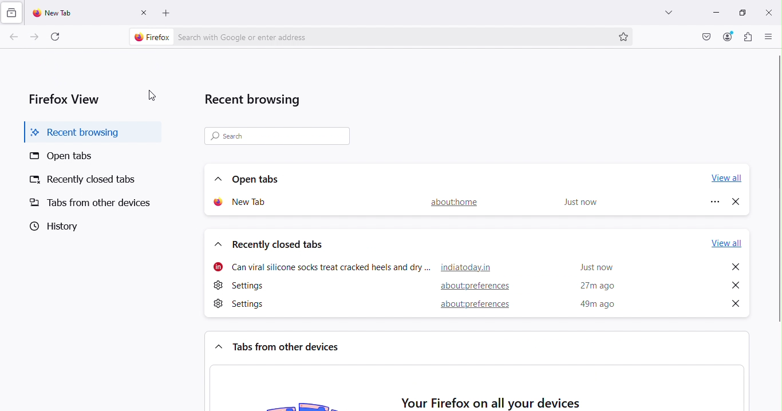 This screenshot has width=782, height=411. What do you see at coordinates (88, 131) in the screenshot?
I see `Recent browsing` at bounding box center [88, 131].